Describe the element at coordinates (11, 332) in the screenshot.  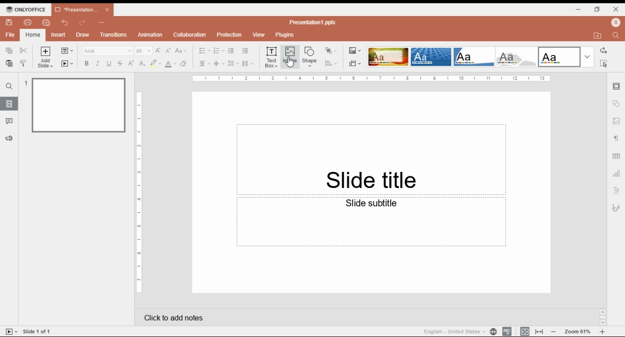
I see `start slideshow` at that location.